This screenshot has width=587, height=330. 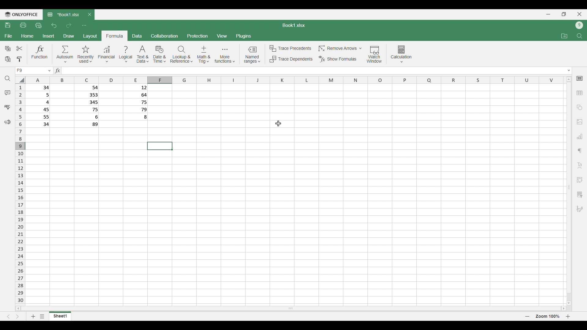 I want to click on Add digital signature or signature line, so click(x=580, y=209).